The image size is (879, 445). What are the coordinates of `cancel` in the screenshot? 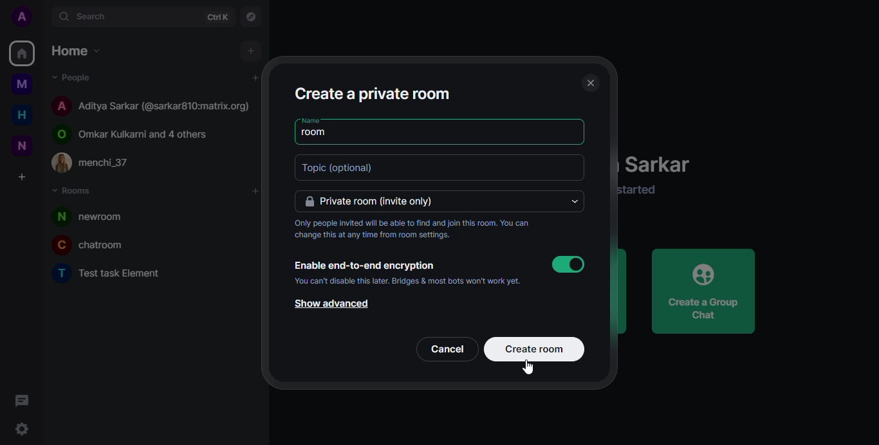 It's located at (449, 350).